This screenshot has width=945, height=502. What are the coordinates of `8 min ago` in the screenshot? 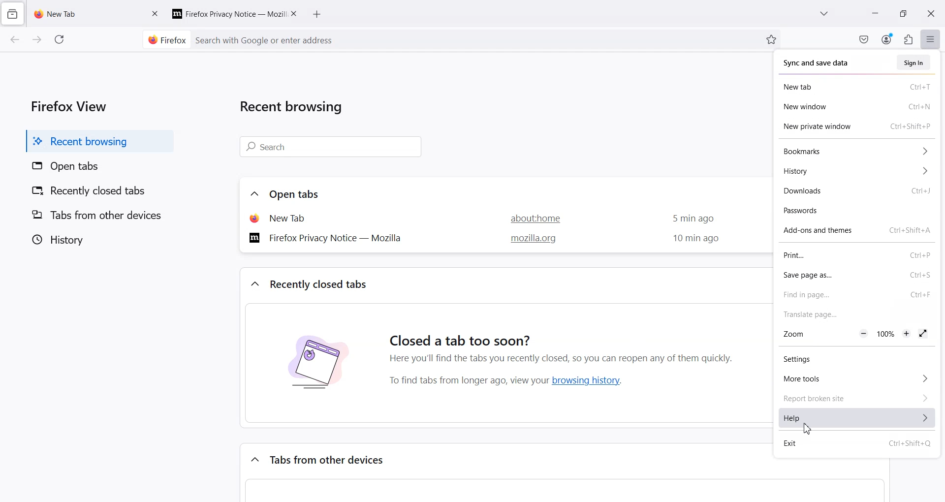 It's located at (693, 239).